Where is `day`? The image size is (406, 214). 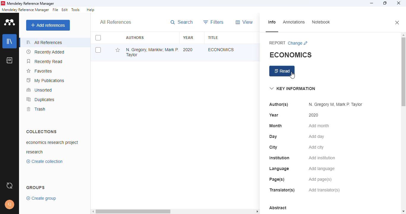 day is located at coordinates (273, 137).